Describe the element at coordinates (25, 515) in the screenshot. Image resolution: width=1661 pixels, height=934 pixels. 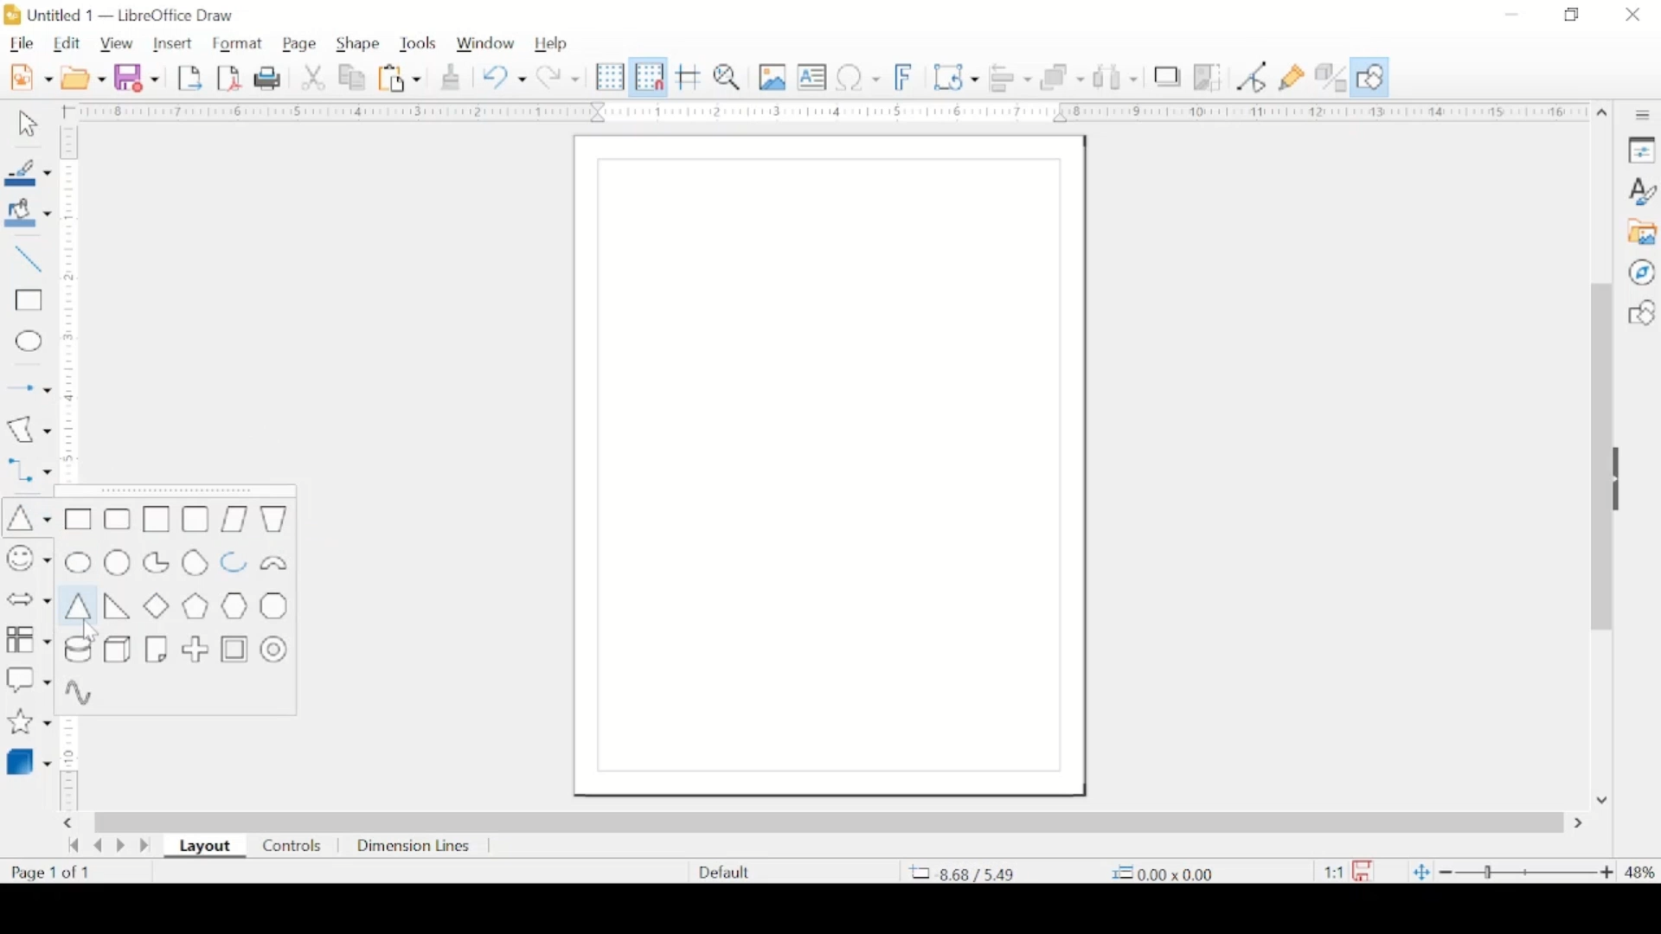
I see `insert triangle` at that location.